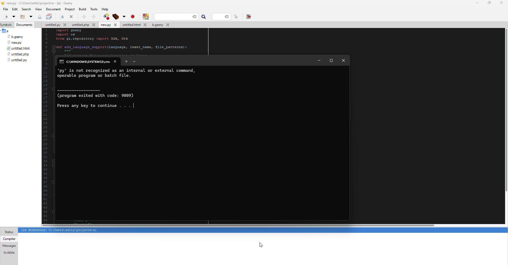 The height and width of the screenshot is (265, 508). I want to click on file, so click(6, 9).